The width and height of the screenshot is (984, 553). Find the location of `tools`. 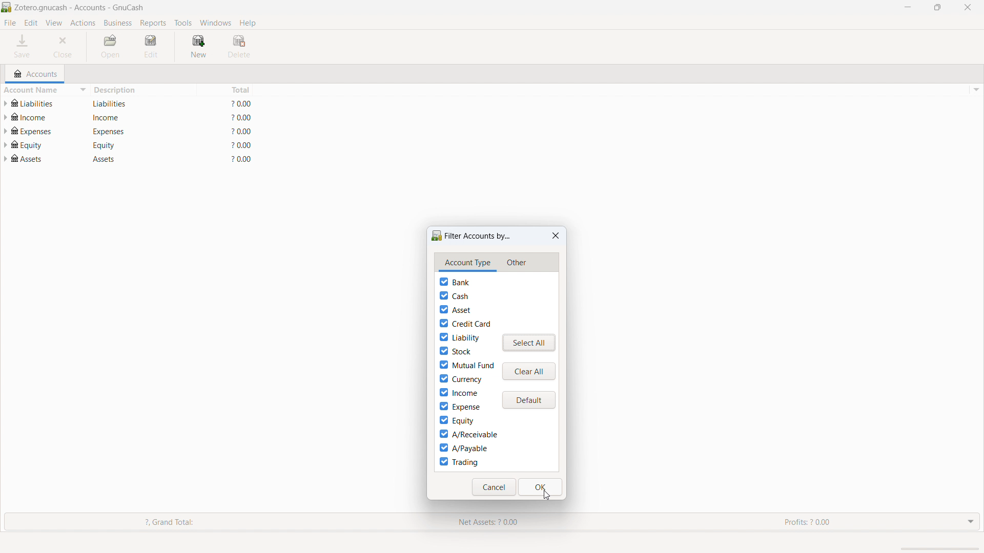

tools is located at coordinates (183, 23).